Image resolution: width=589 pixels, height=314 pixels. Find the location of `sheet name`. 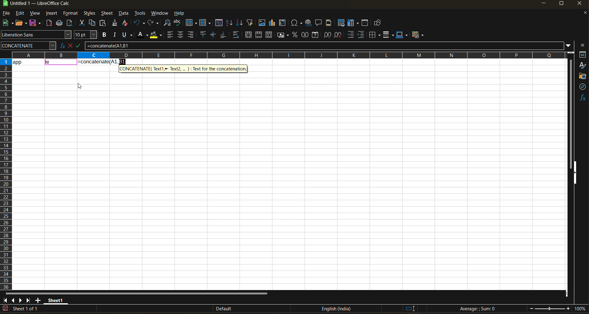

sheet name is located at coordinates (55, 299).